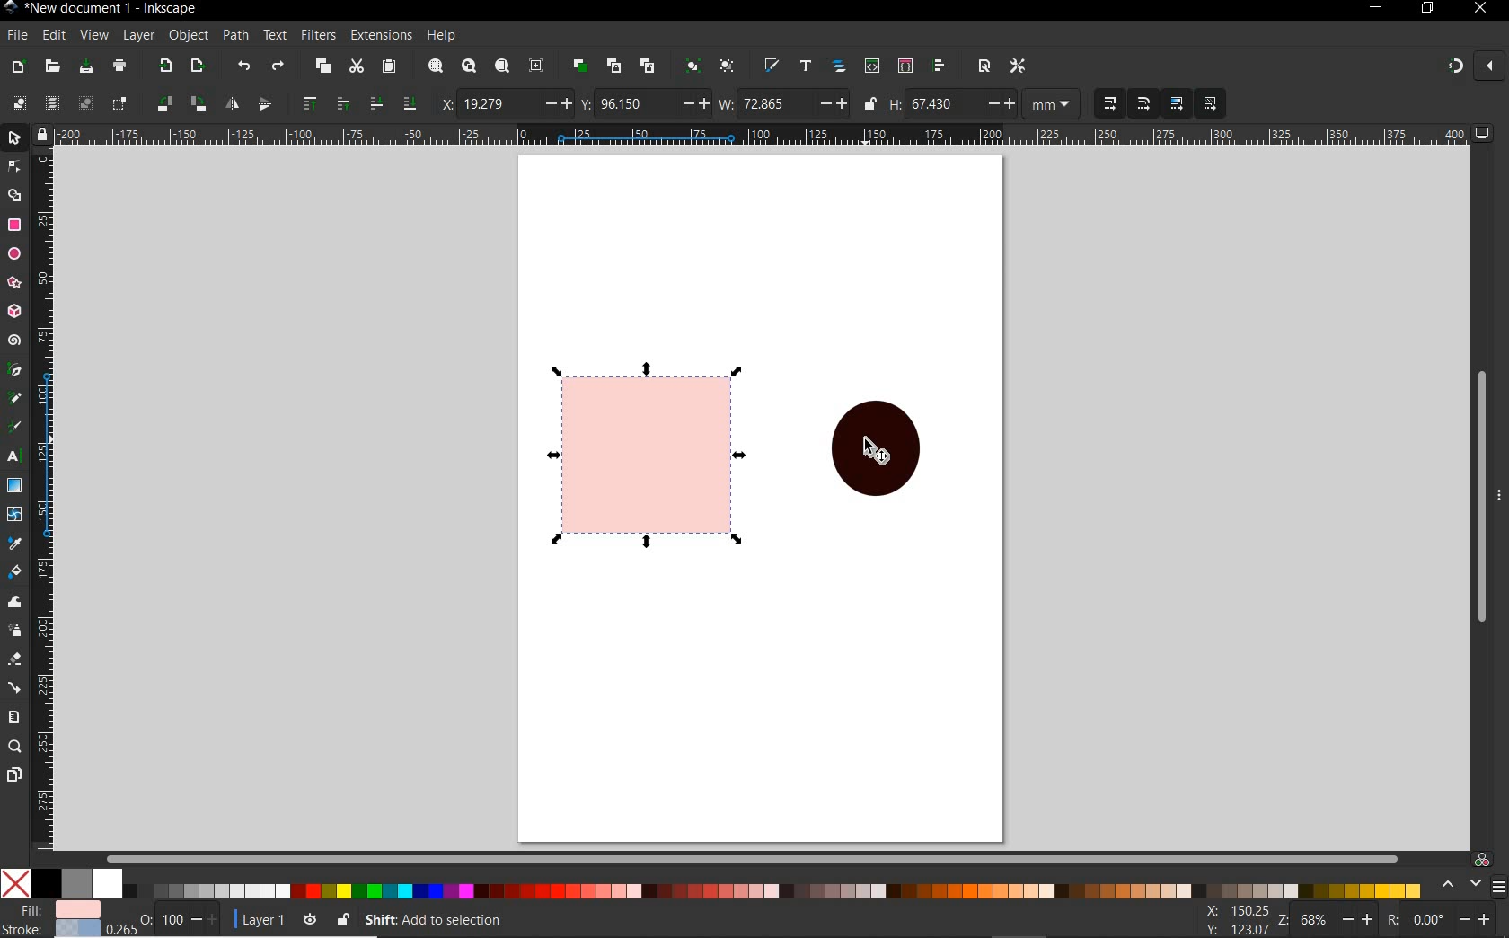  What do you see at coordinates (437, 66) in the screenshot?
I see `zoom selection` at bounding box center [437, 66].